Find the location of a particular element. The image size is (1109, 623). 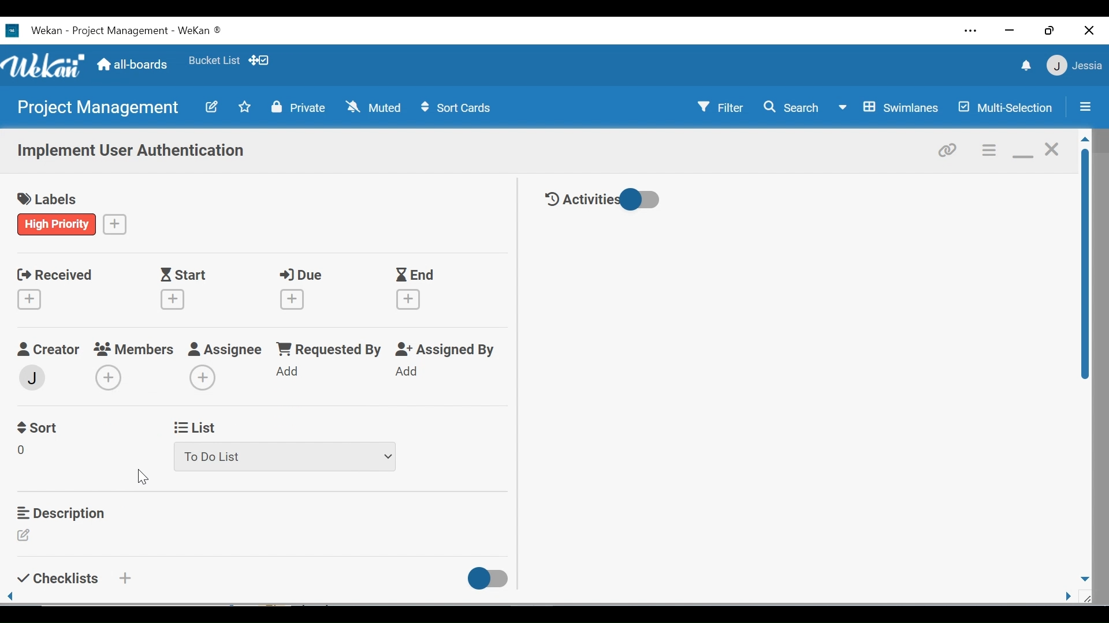

vertical scrollbar is located at coordinates (1085, 264).